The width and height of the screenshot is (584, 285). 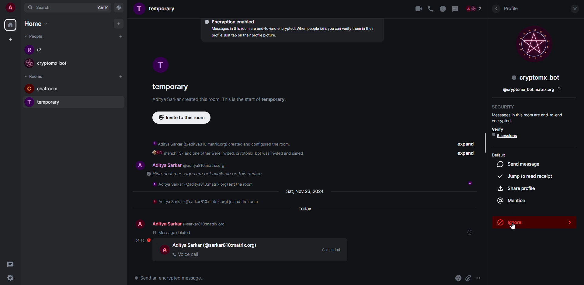 I want to click on search, so click(x=41, y=9).